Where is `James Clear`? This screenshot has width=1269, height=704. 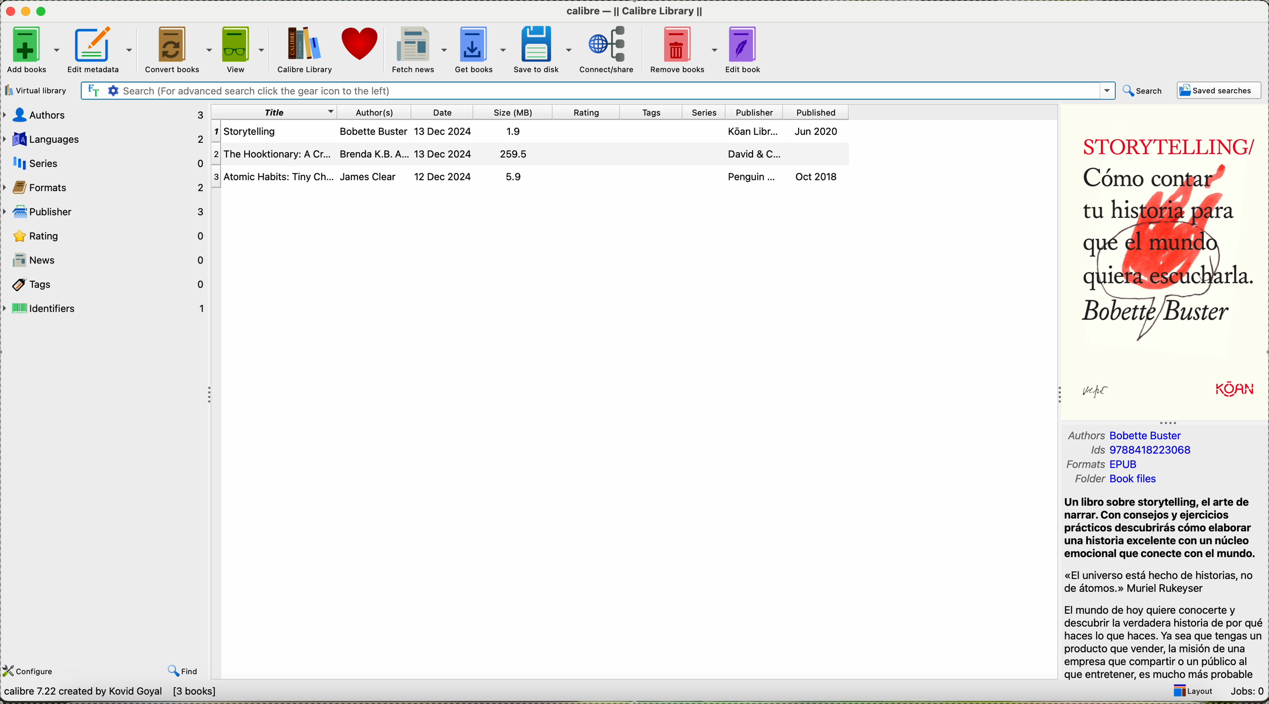
James Clear is located at coordinates (371, 177).